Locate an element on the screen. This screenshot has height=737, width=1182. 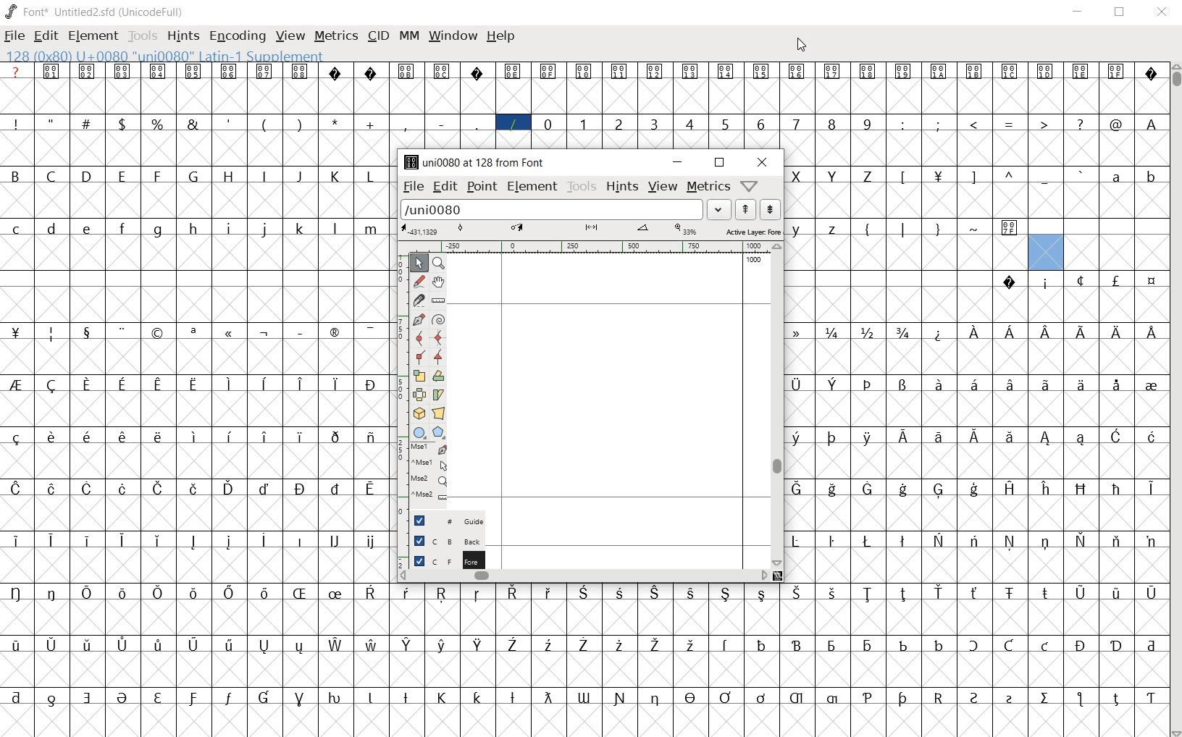
glyph is located at coordinates (336, 594).